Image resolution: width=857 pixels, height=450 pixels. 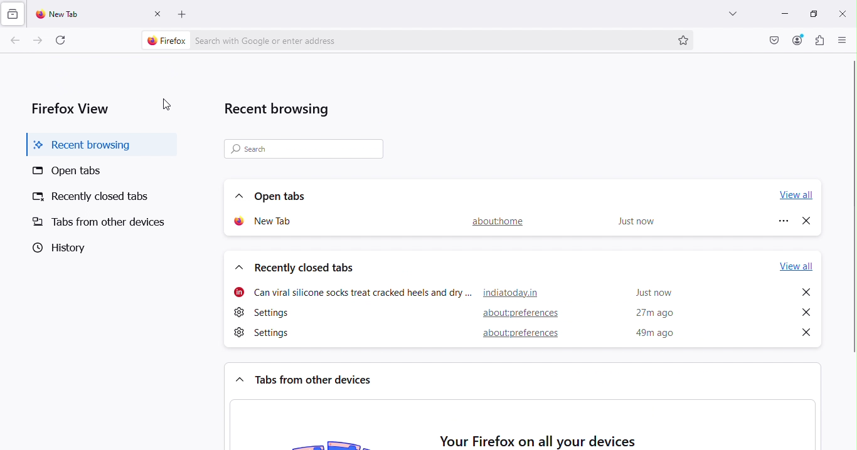 I want to click on Tabs from other devices, so click(x=93, y=224).